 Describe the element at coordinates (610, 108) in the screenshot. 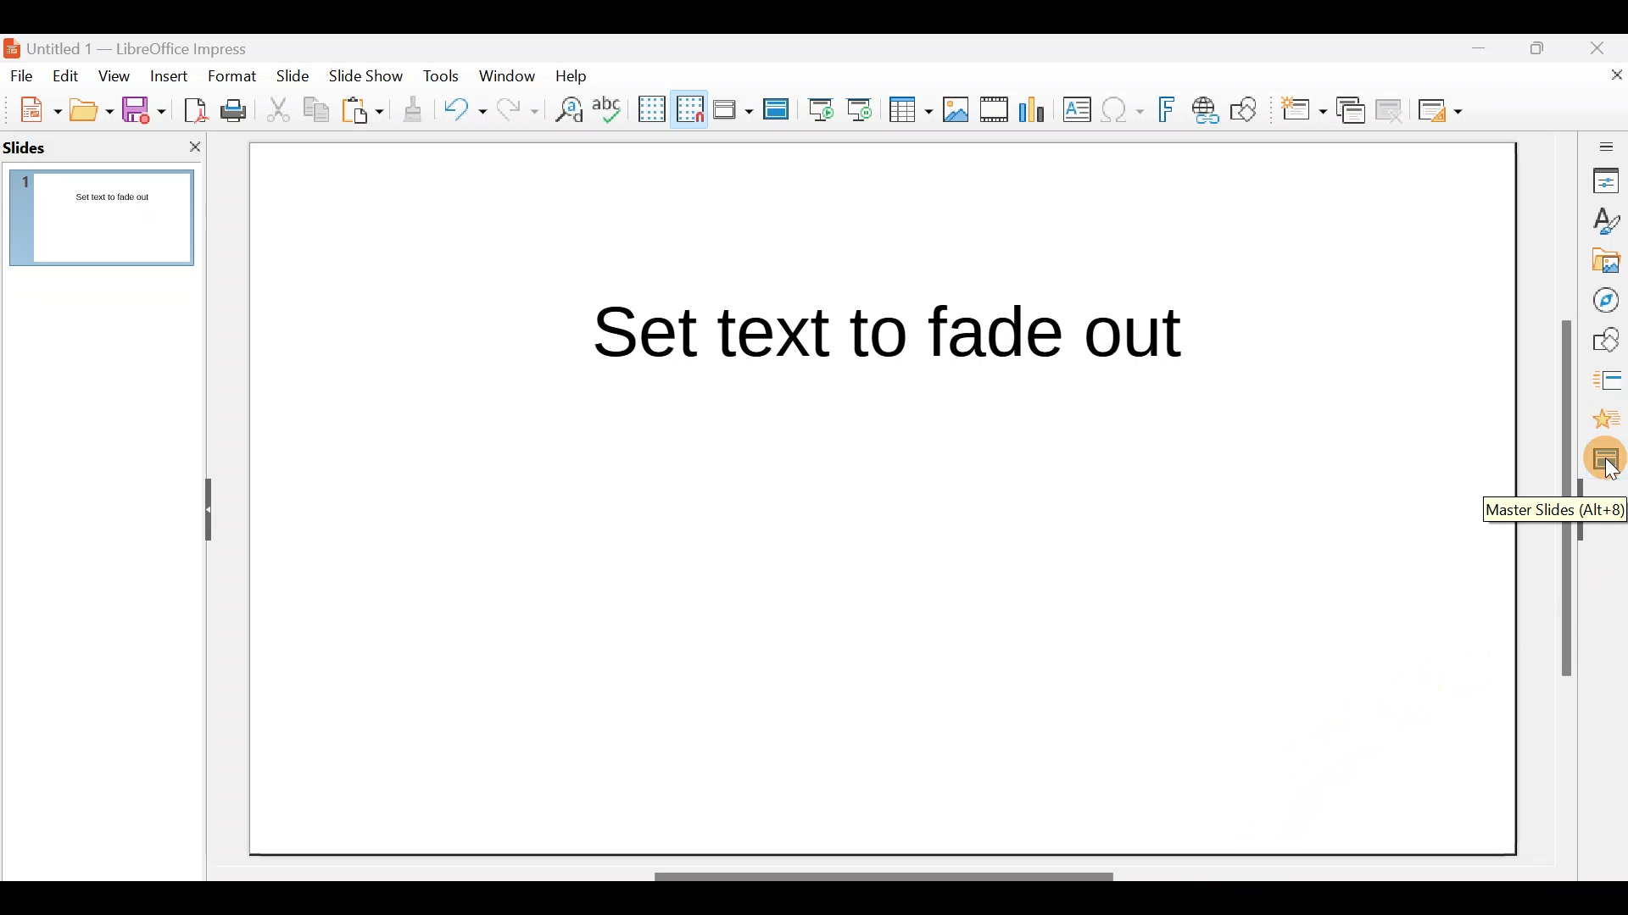

I see `Spelling` at that location.